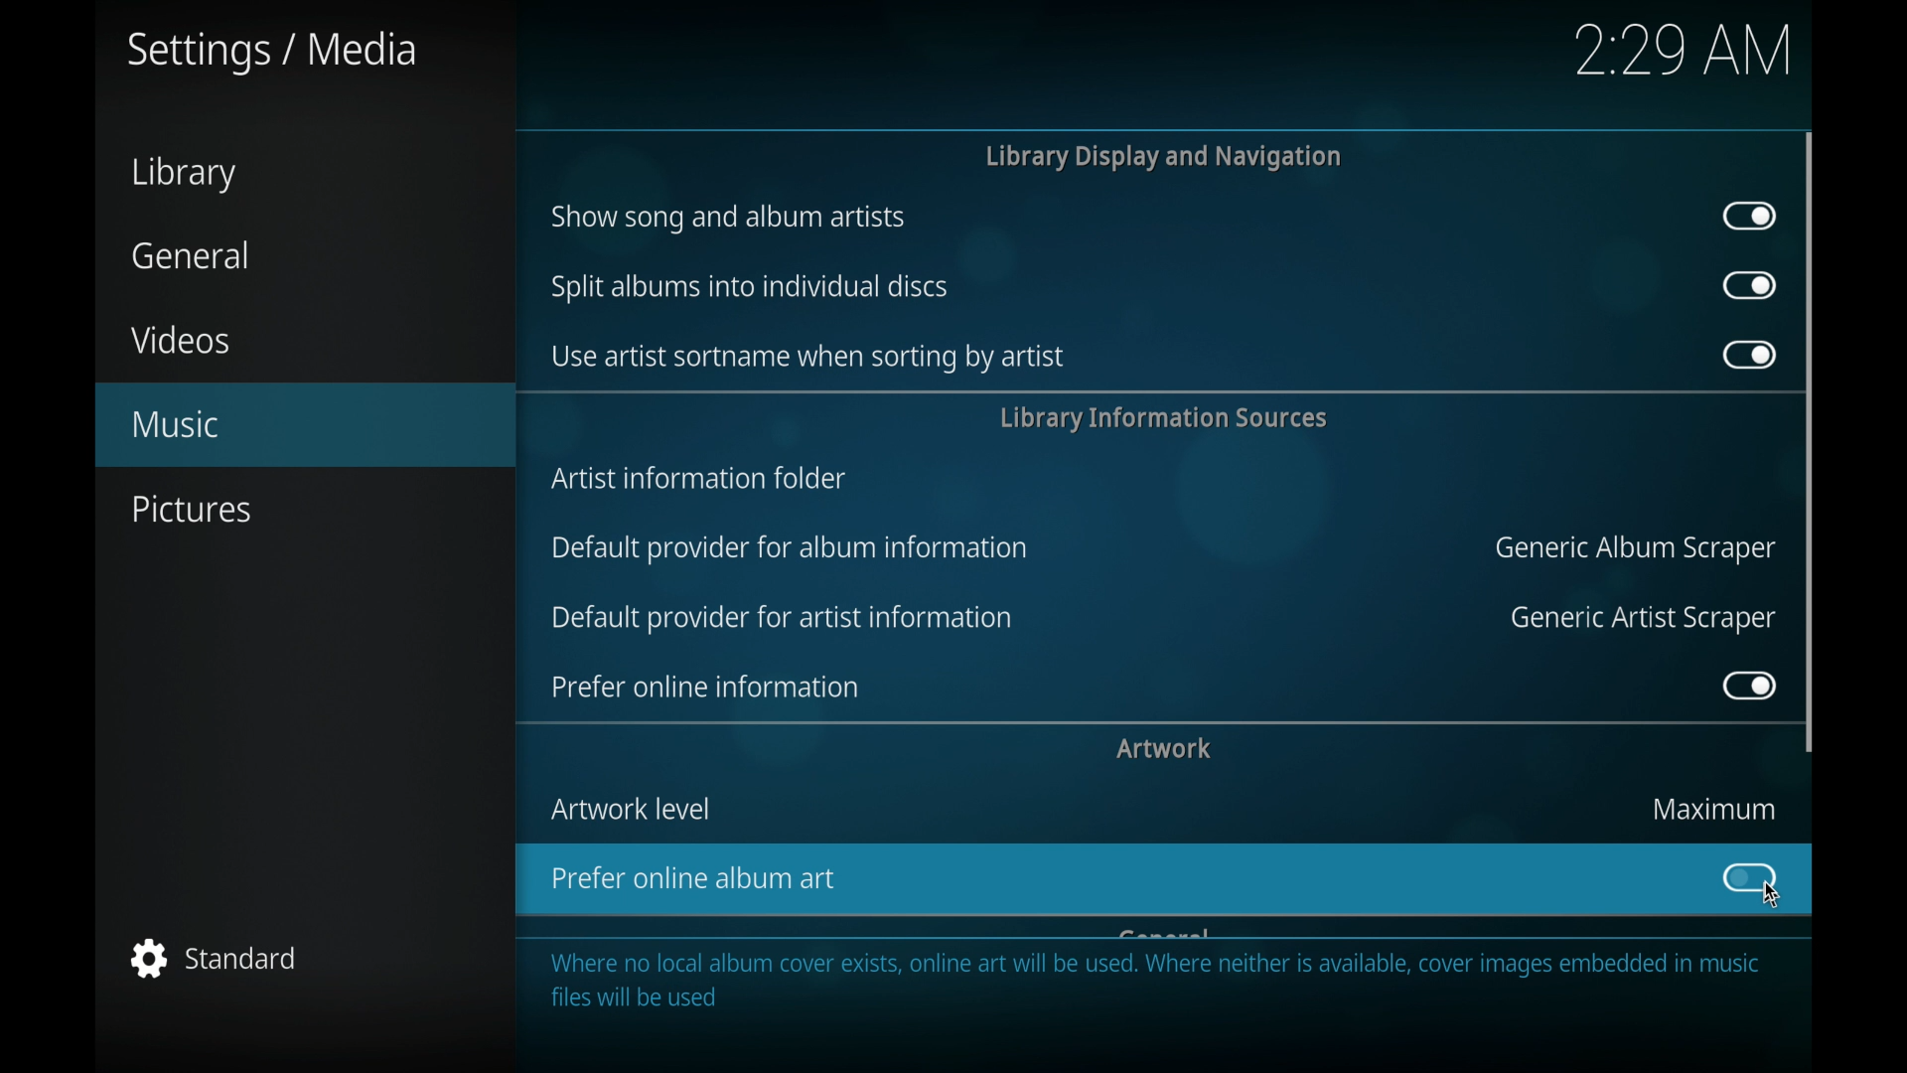 The width and height of the screenshot is (1907, 1073). What do you see at coordinates (745, 289) in the screenshot?
I see `split items into individual discs` at bounding box center [745, 289].